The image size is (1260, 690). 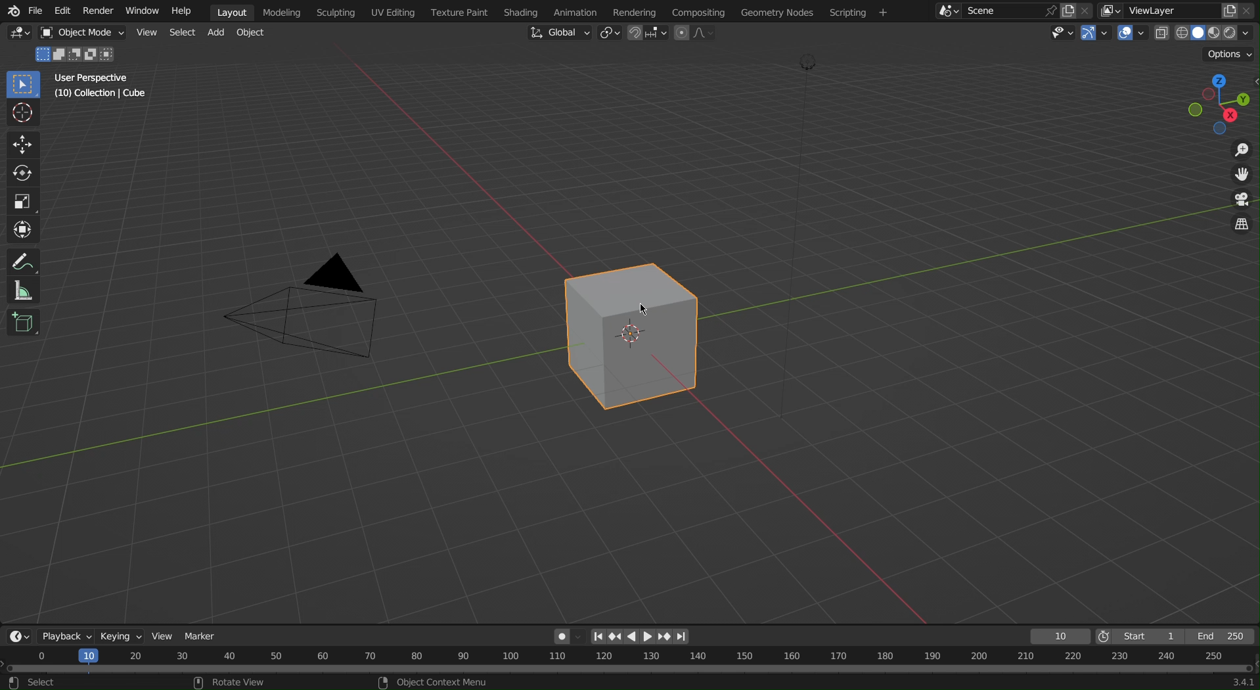 What do you see at coordinates (1133, 33) in the screenshot?
I see `Show Overlays` at bounding box center [1133, 33].